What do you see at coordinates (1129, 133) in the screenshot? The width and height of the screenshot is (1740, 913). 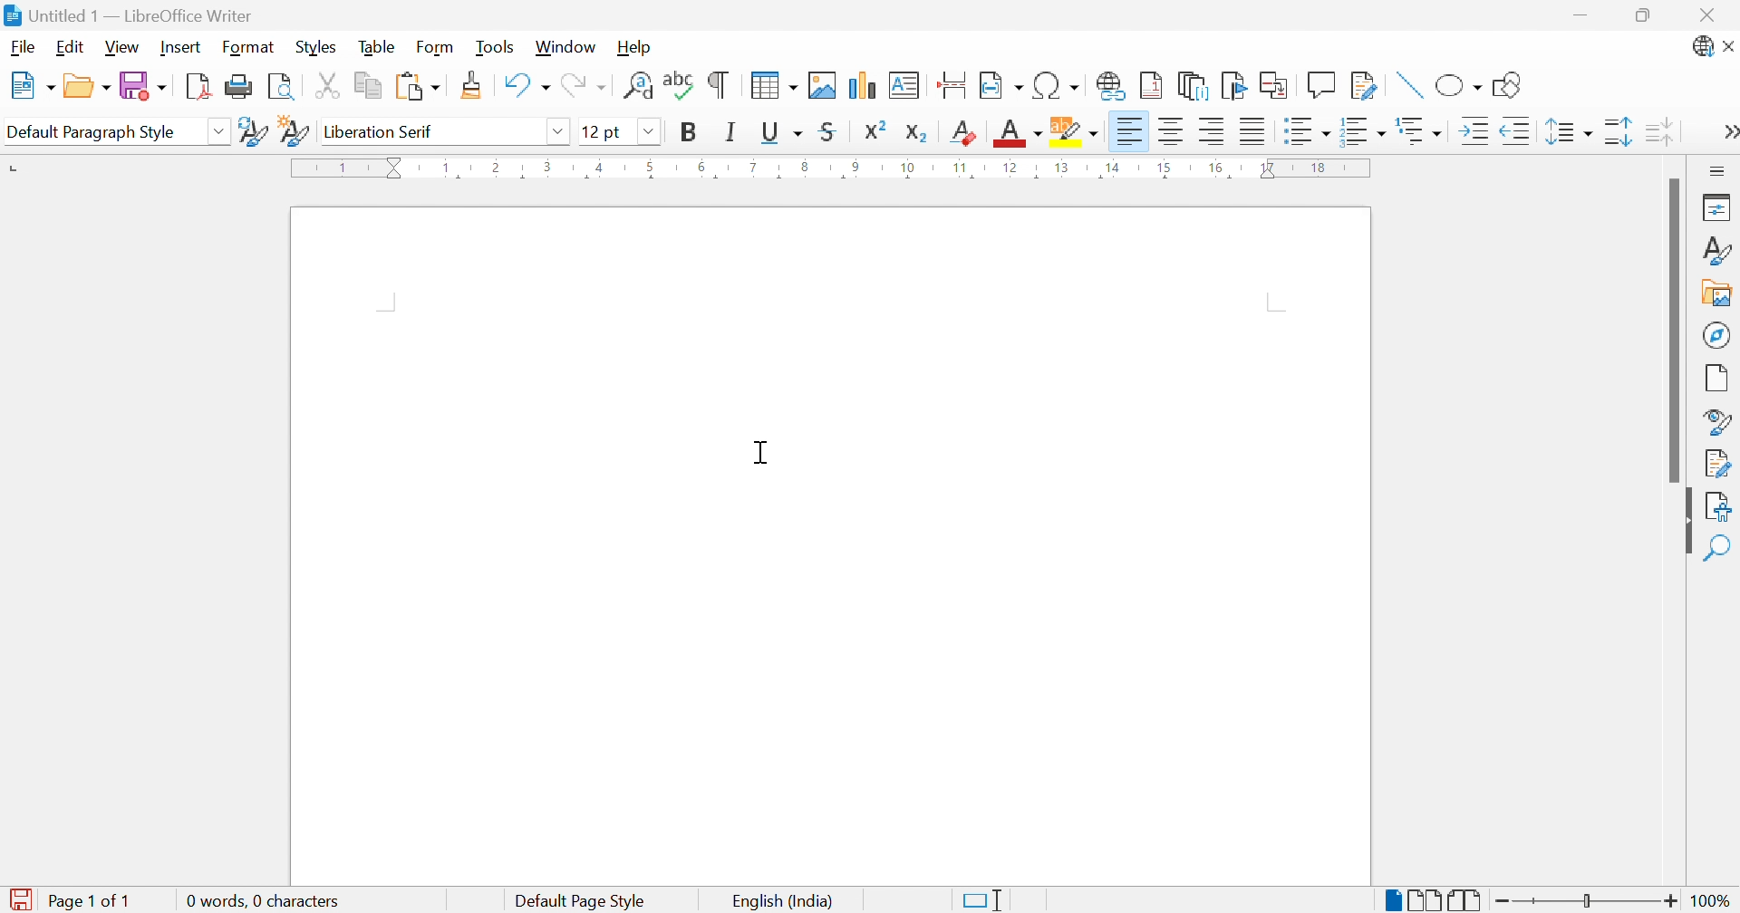 I see `Align left` at bounding box center [1129, 133].